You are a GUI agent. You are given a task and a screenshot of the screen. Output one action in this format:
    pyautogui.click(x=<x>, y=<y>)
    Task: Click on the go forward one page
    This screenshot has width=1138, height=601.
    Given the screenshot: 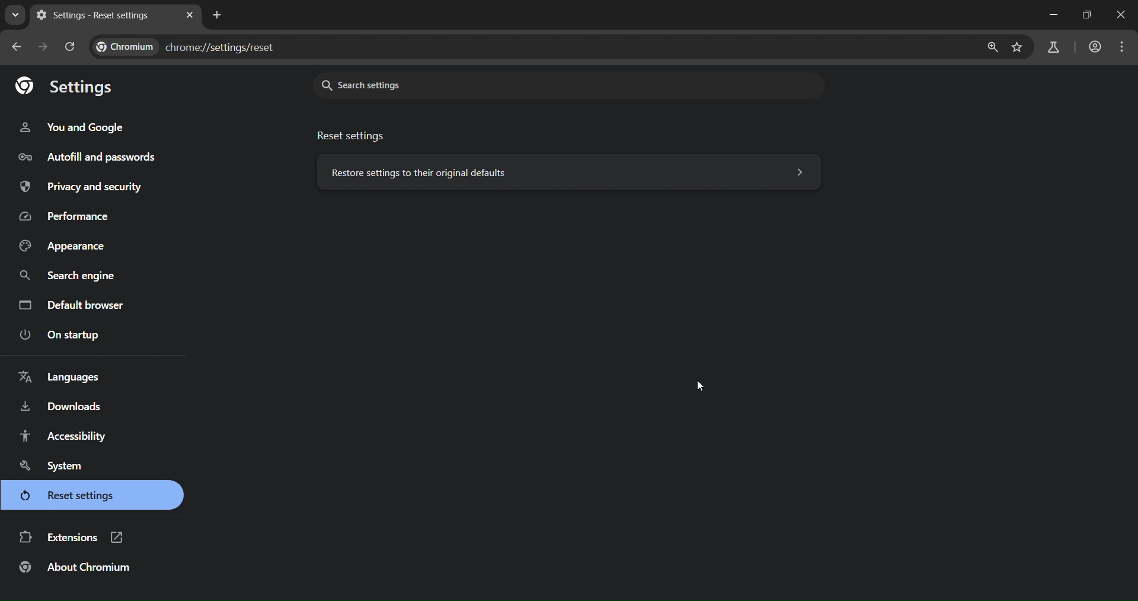 What is the action you would take?
    pyautogui.click(x=41, y=47)
    